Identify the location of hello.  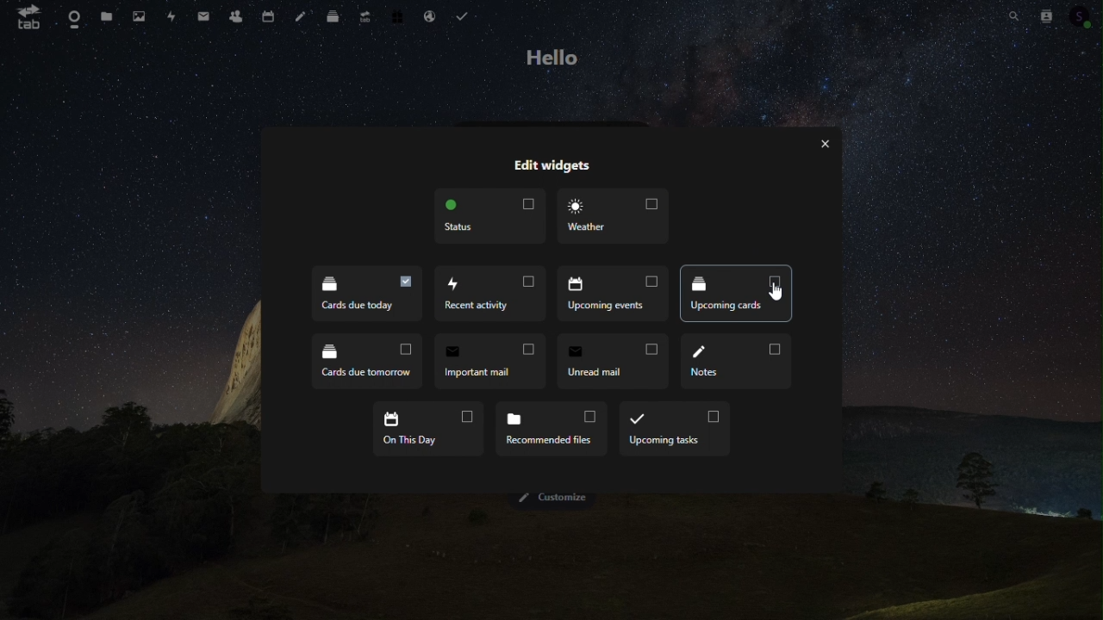
(556, 58).